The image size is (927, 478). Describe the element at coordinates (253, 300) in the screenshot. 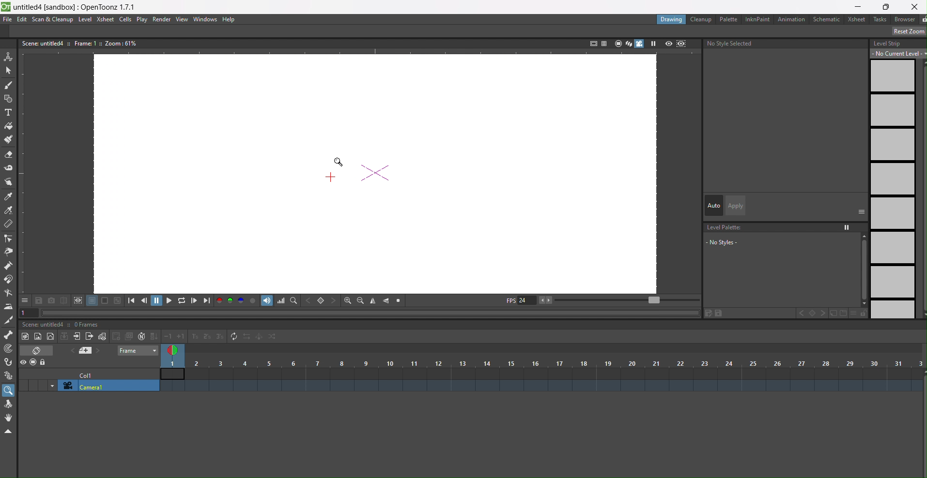

I see `` at that location.